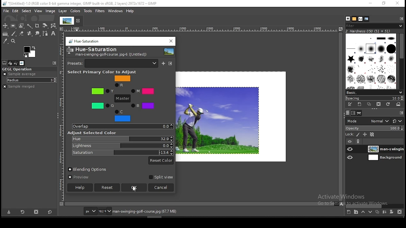 The image size is (406, 228). Describe the element at coordinates (371, 61) in the screenshot. I see `brushes` at that location.